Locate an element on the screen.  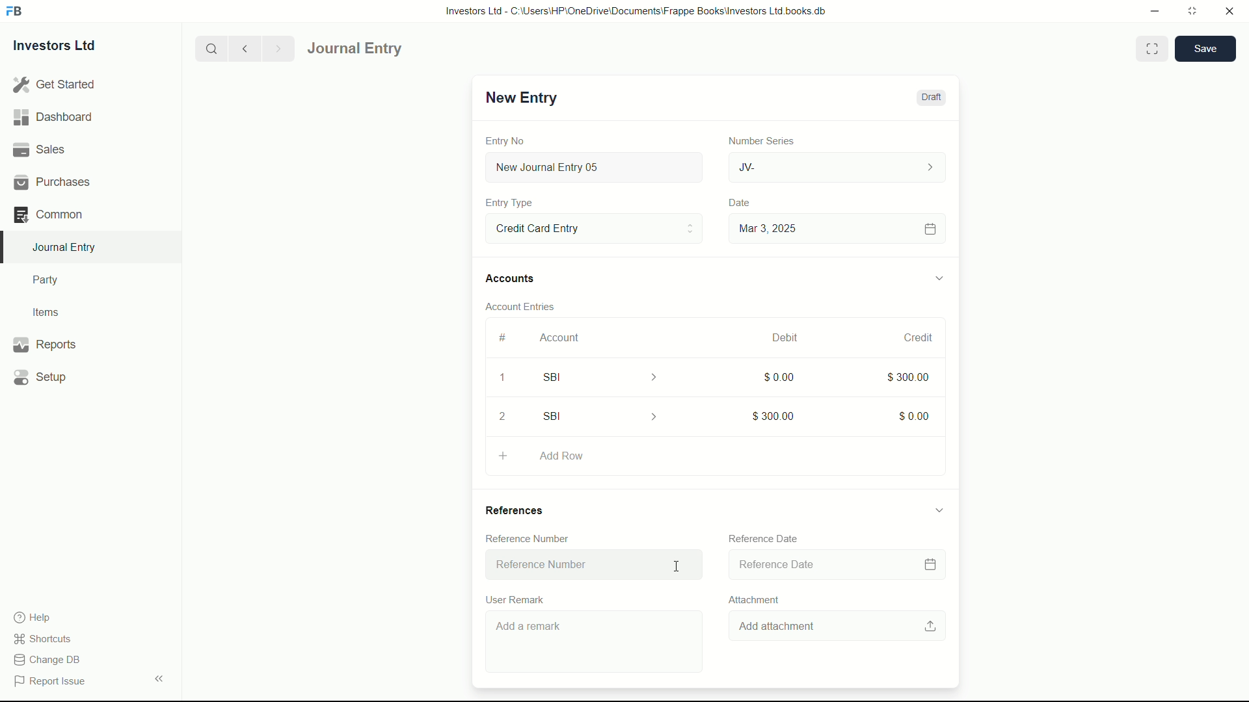
save is located at coordinates (1206, 49).